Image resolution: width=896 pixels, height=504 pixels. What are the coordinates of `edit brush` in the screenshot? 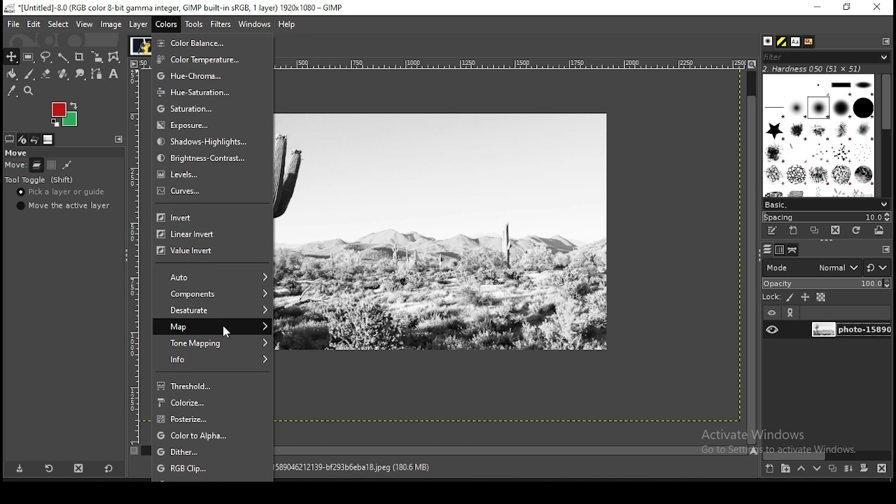 It's located at (773, 231).